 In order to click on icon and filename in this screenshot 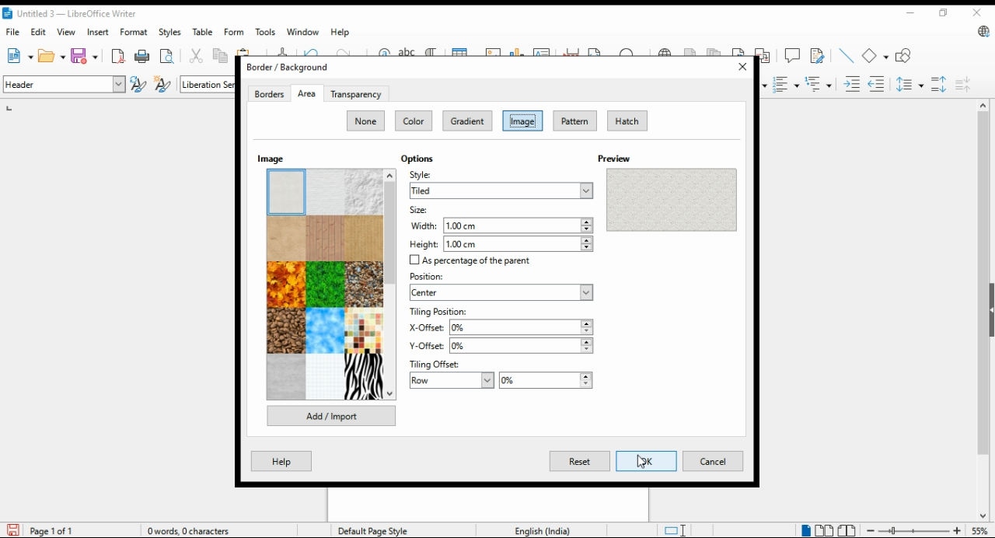, I will do `click(71, 15)`.